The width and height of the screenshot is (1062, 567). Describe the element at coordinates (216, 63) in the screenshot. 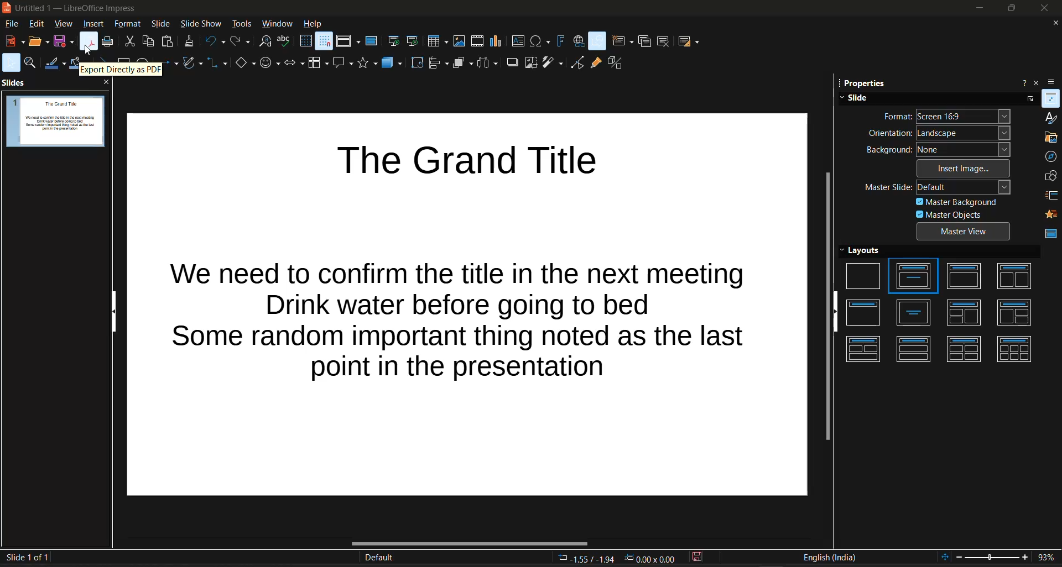

I see `connectors` at that location.